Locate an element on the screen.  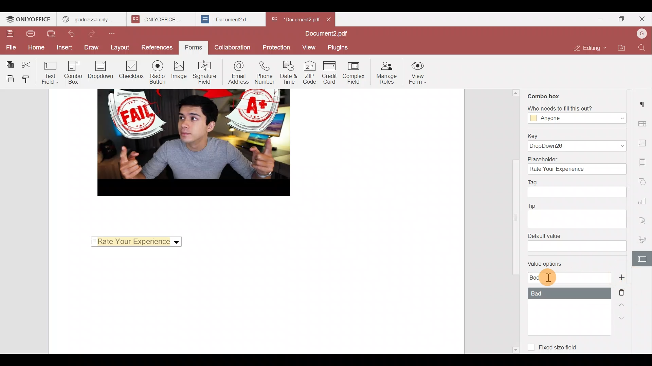
Cut is located at coordinates (31, 63).